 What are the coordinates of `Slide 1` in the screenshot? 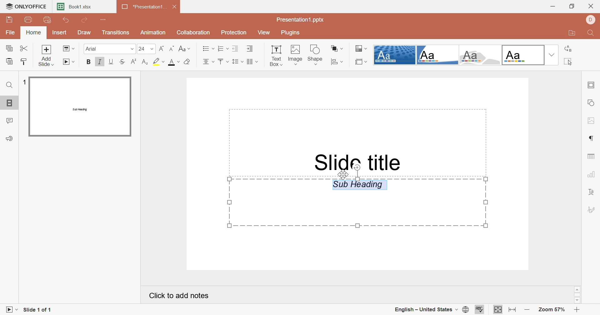 It's located at (80, 107).